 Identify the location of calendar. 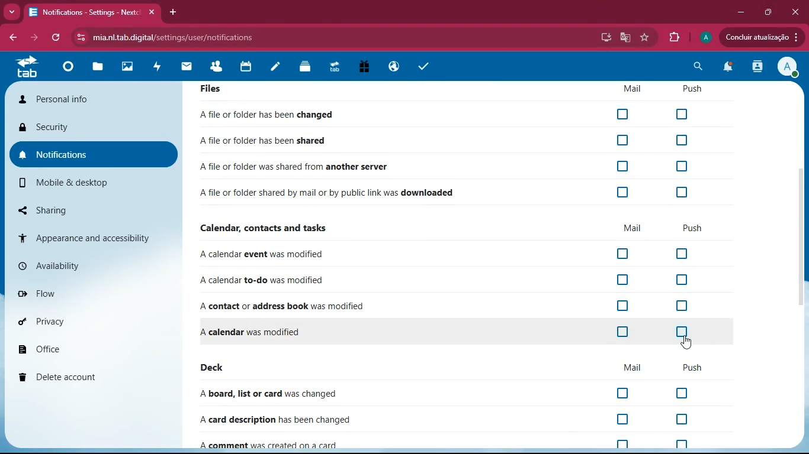
(272, 228).